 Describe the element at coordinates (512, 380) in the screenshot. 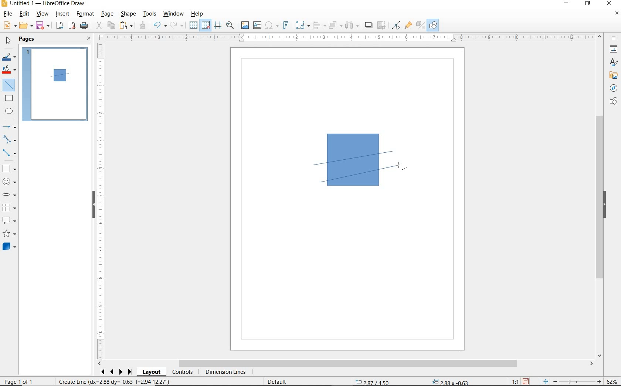

I see `SCALING FACTOR` at that location.